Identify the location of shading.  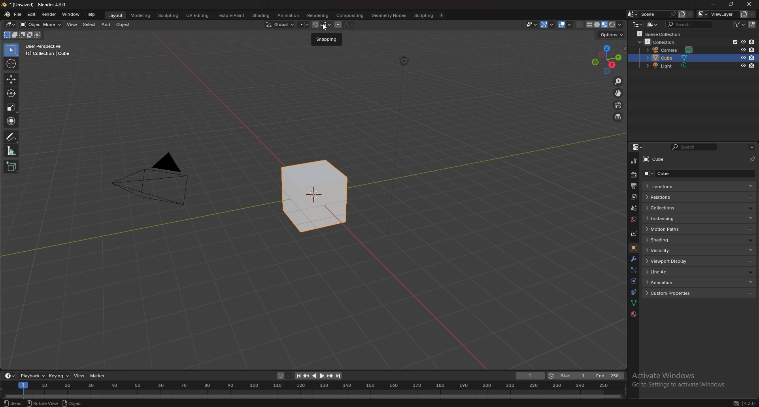
(261, 15).